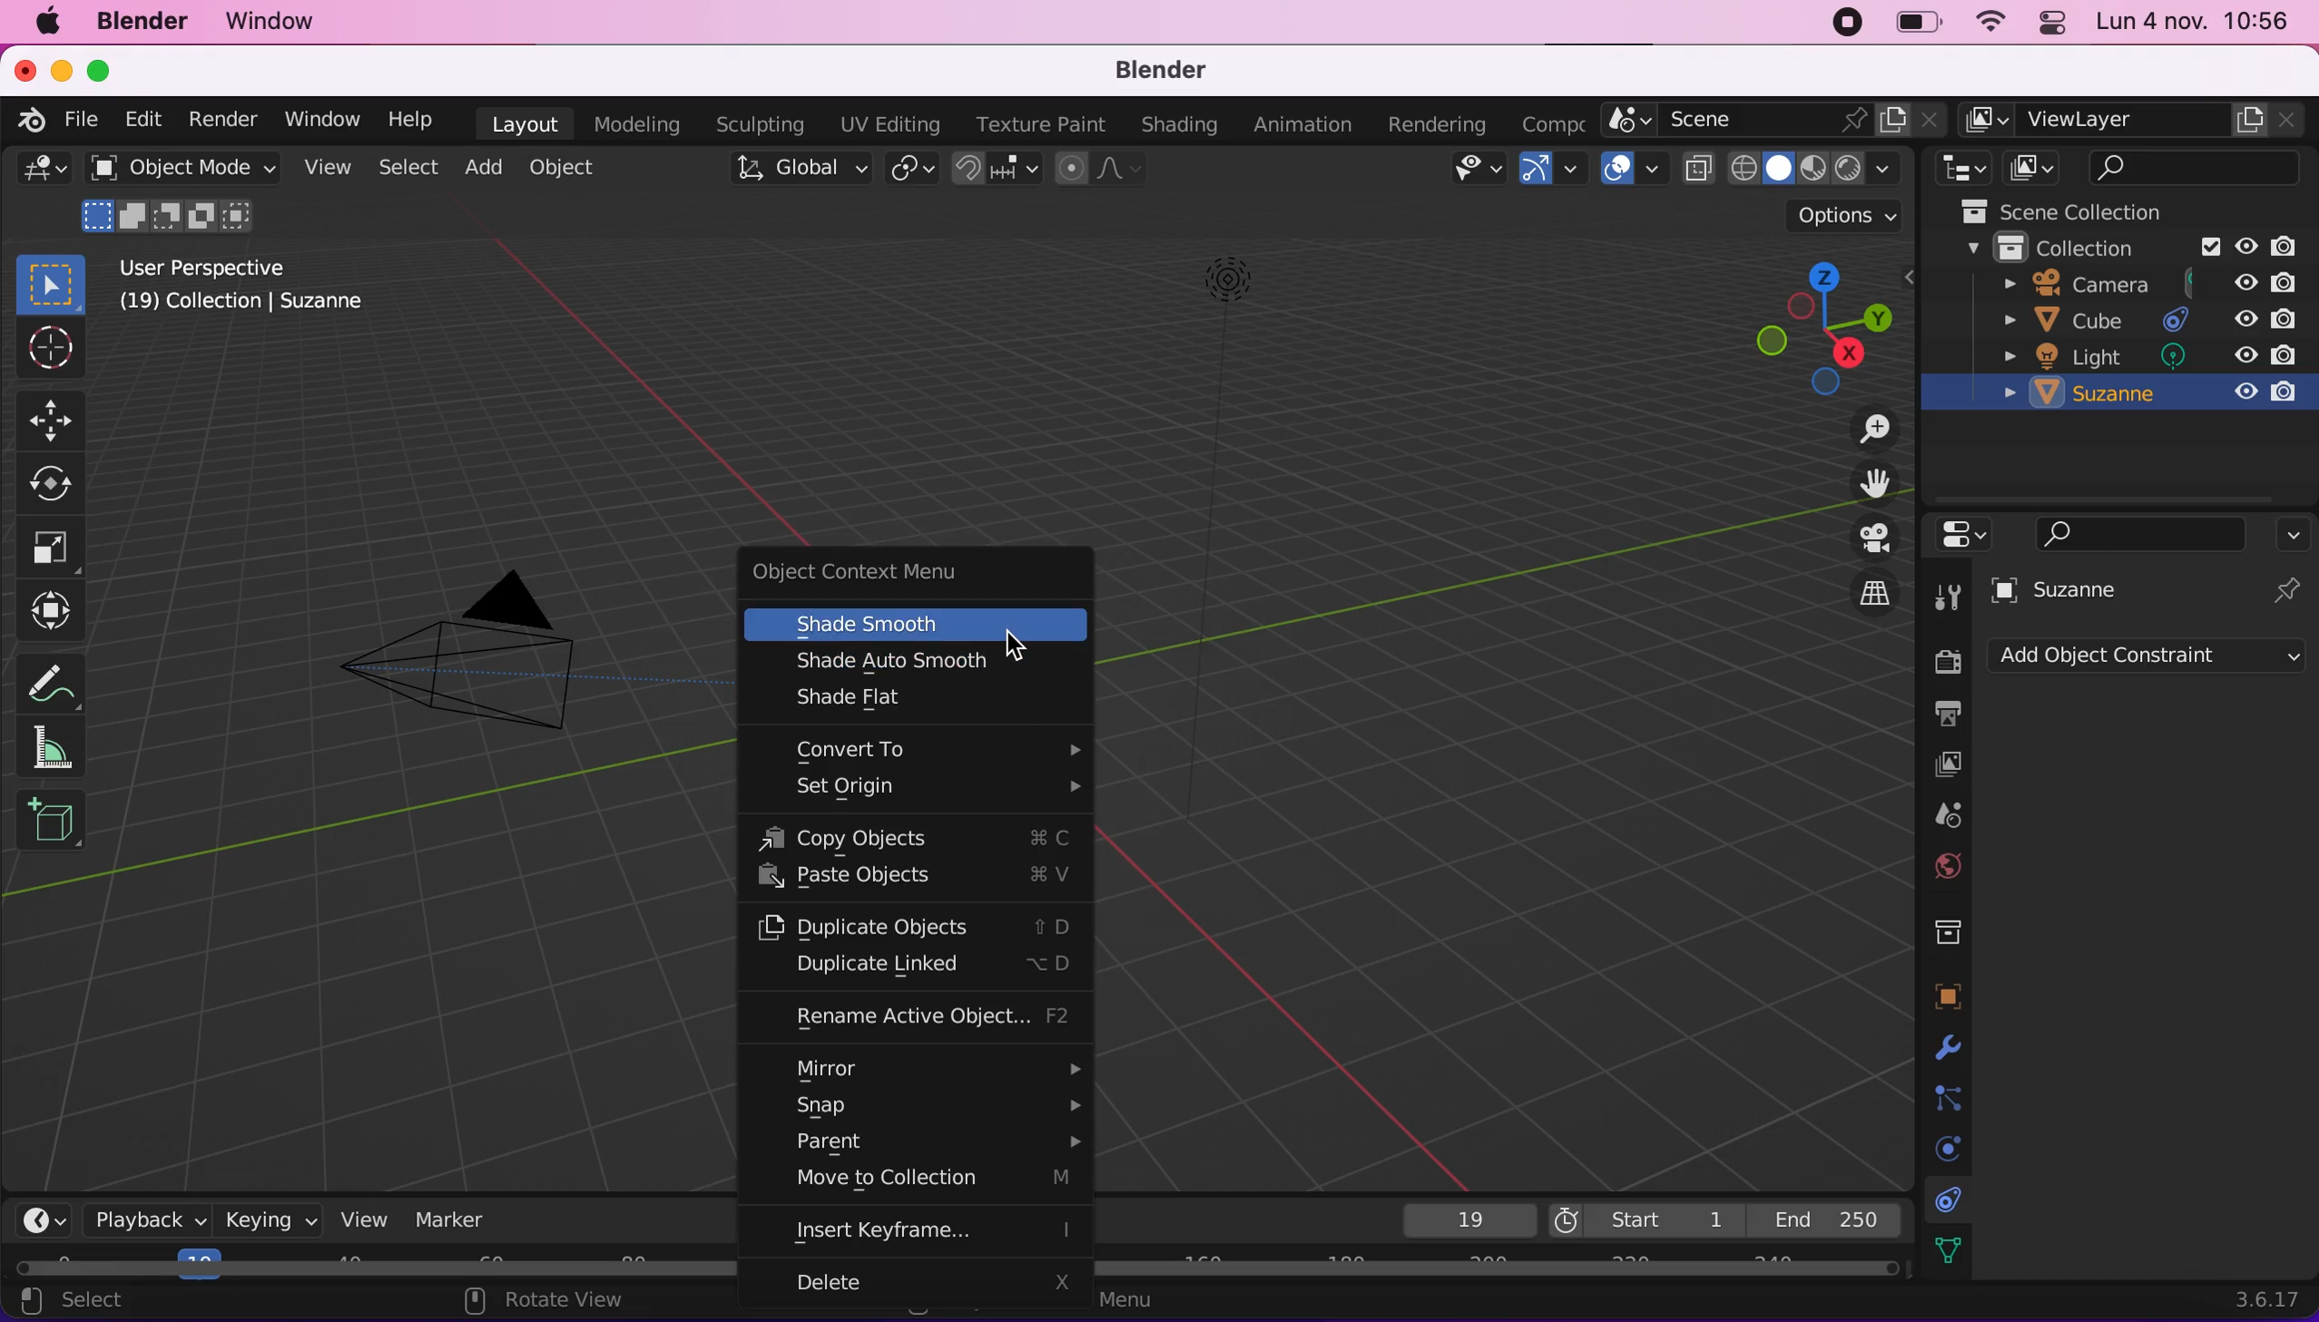 The width and height of the screenshot is (2319, 1322). I want to click on output, so click(1943, 715).